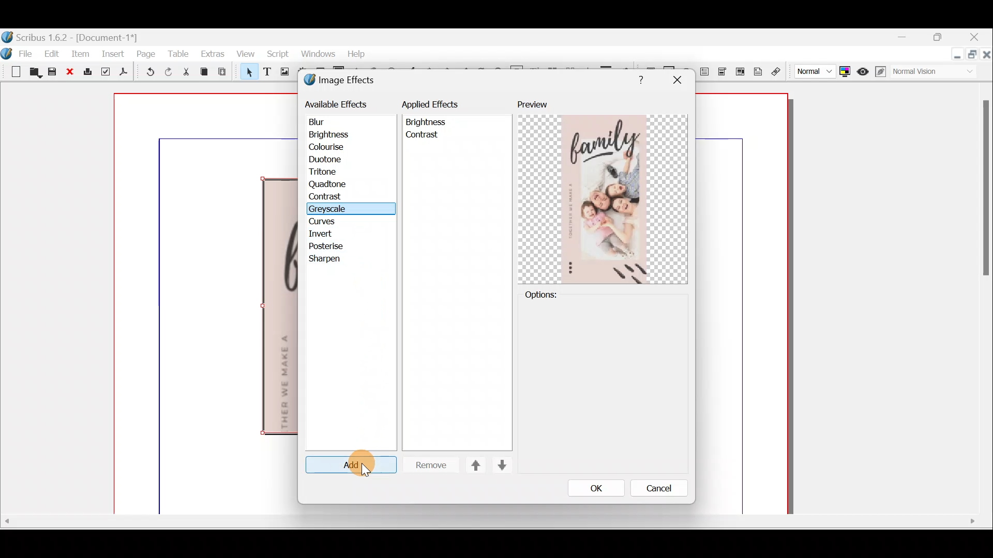 The height and width of the screenshot is (558, 993). What do you see at coordinates (75, 34) in the screenshot?
I see `Document name` at bounding box center [75, 34].